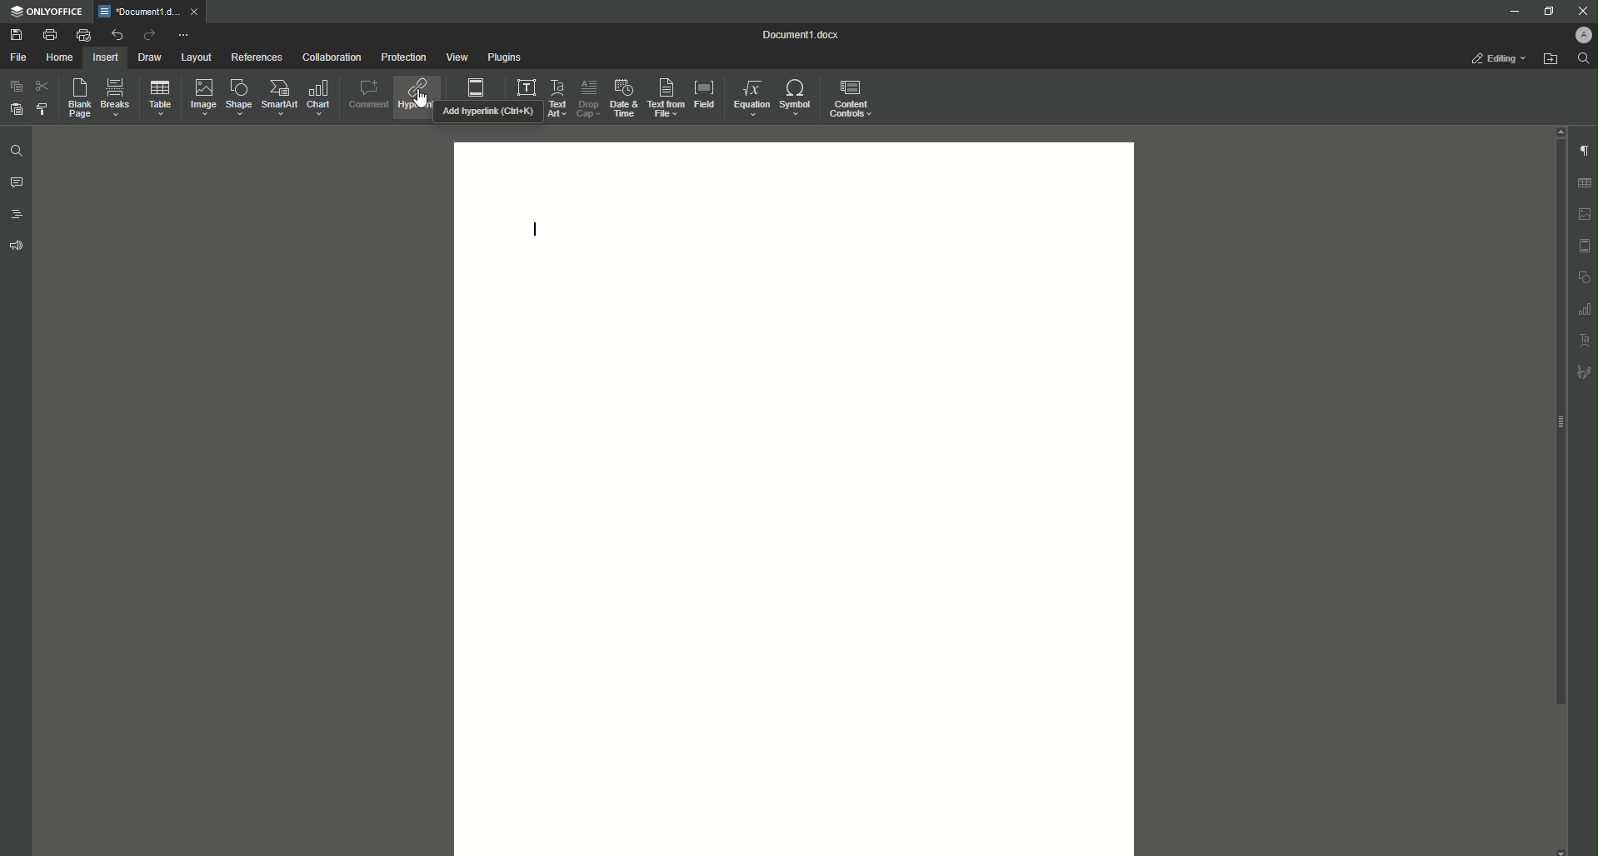 This screenshot has height=856, width=1598. I want to click on Minimize, so click(1508, 11).